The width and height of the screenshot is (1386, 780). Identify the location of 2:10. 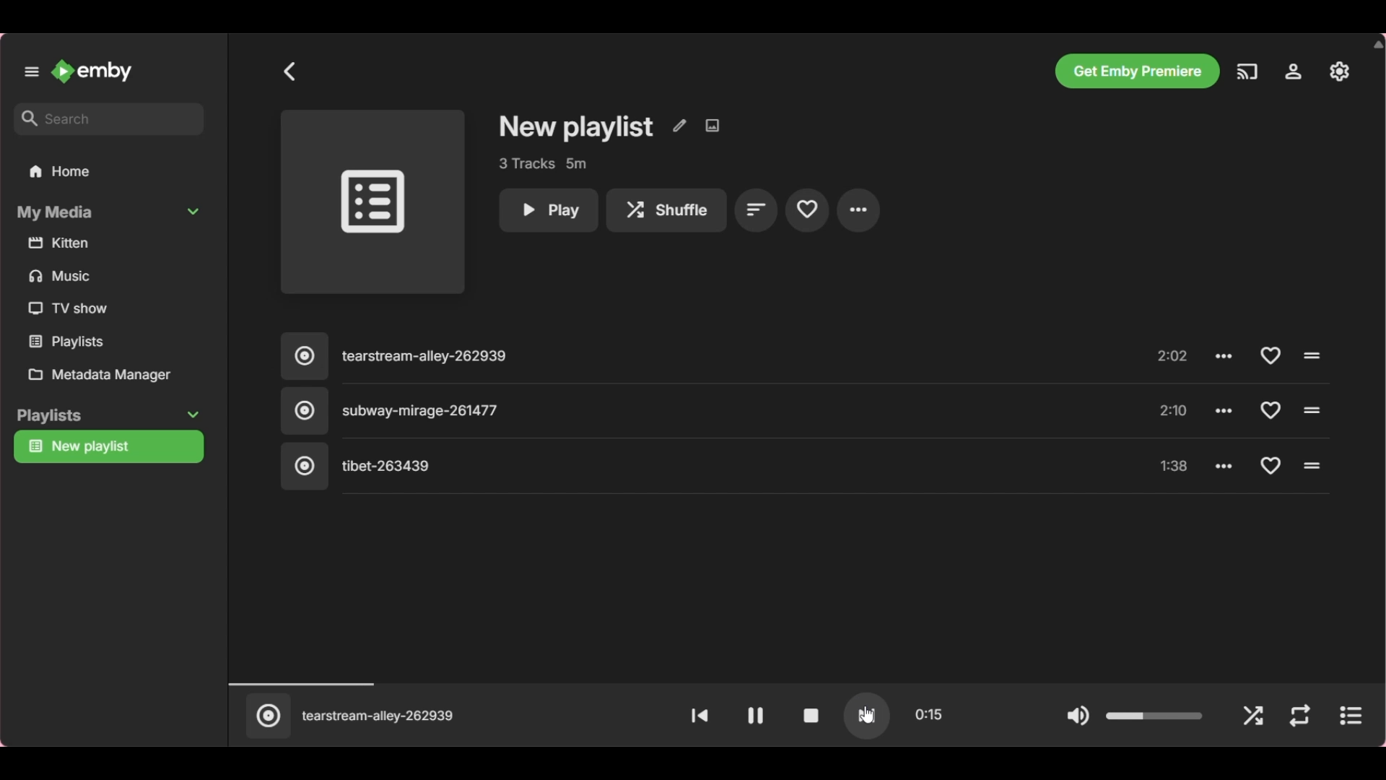
(1177, 408).